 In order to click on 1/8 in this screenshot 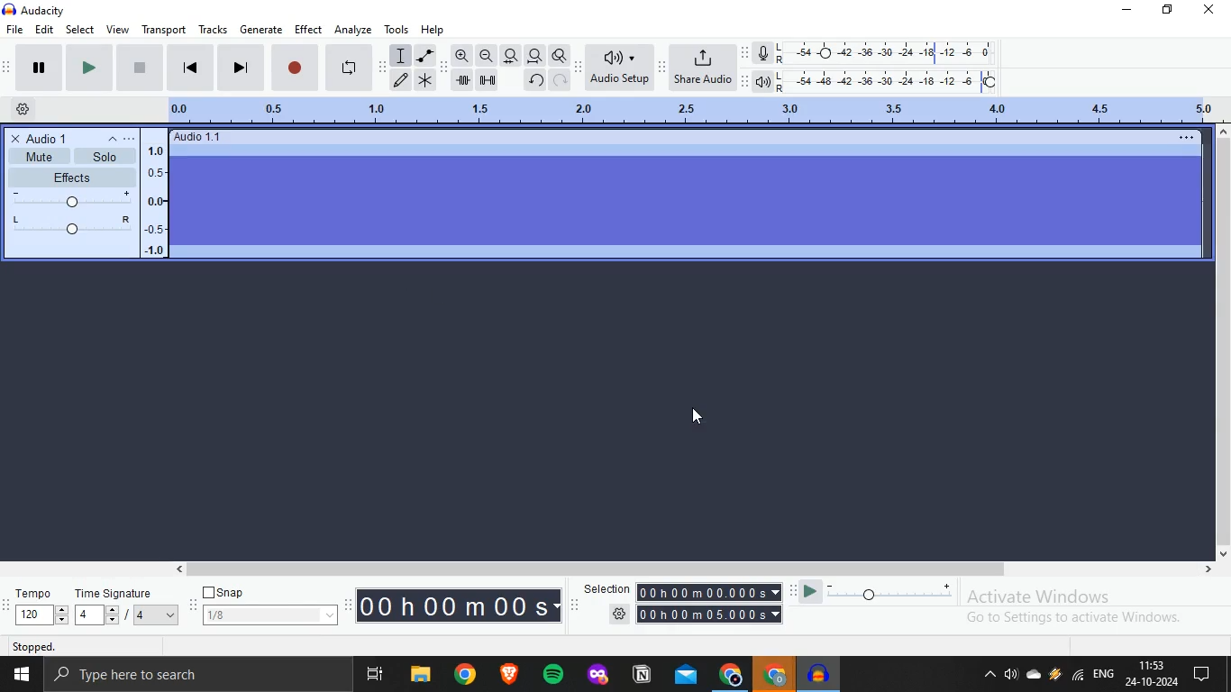, I will do `click(269, 615)`.